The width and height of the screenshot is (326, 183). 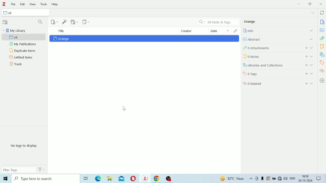 What do you see at coordinates (13, 4) in the screenshot?
I see `File` at bounding box center [13, 4].